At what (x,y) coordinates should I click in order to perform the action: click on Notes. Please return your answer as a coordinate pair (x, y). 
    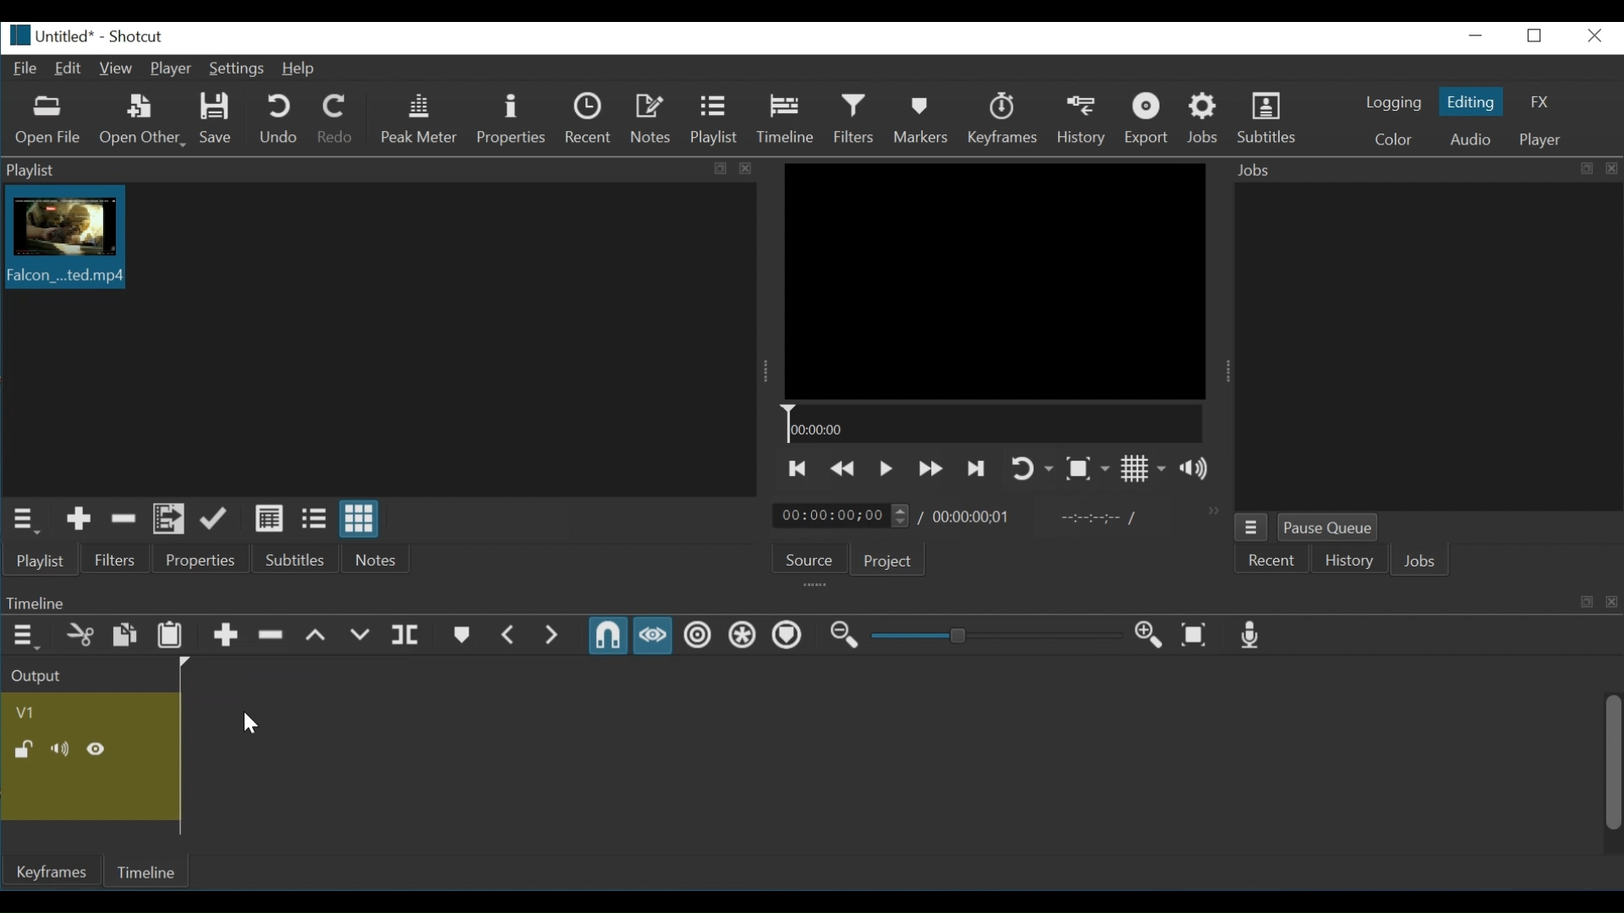
    Looking at the image, I should click on (652, 118).